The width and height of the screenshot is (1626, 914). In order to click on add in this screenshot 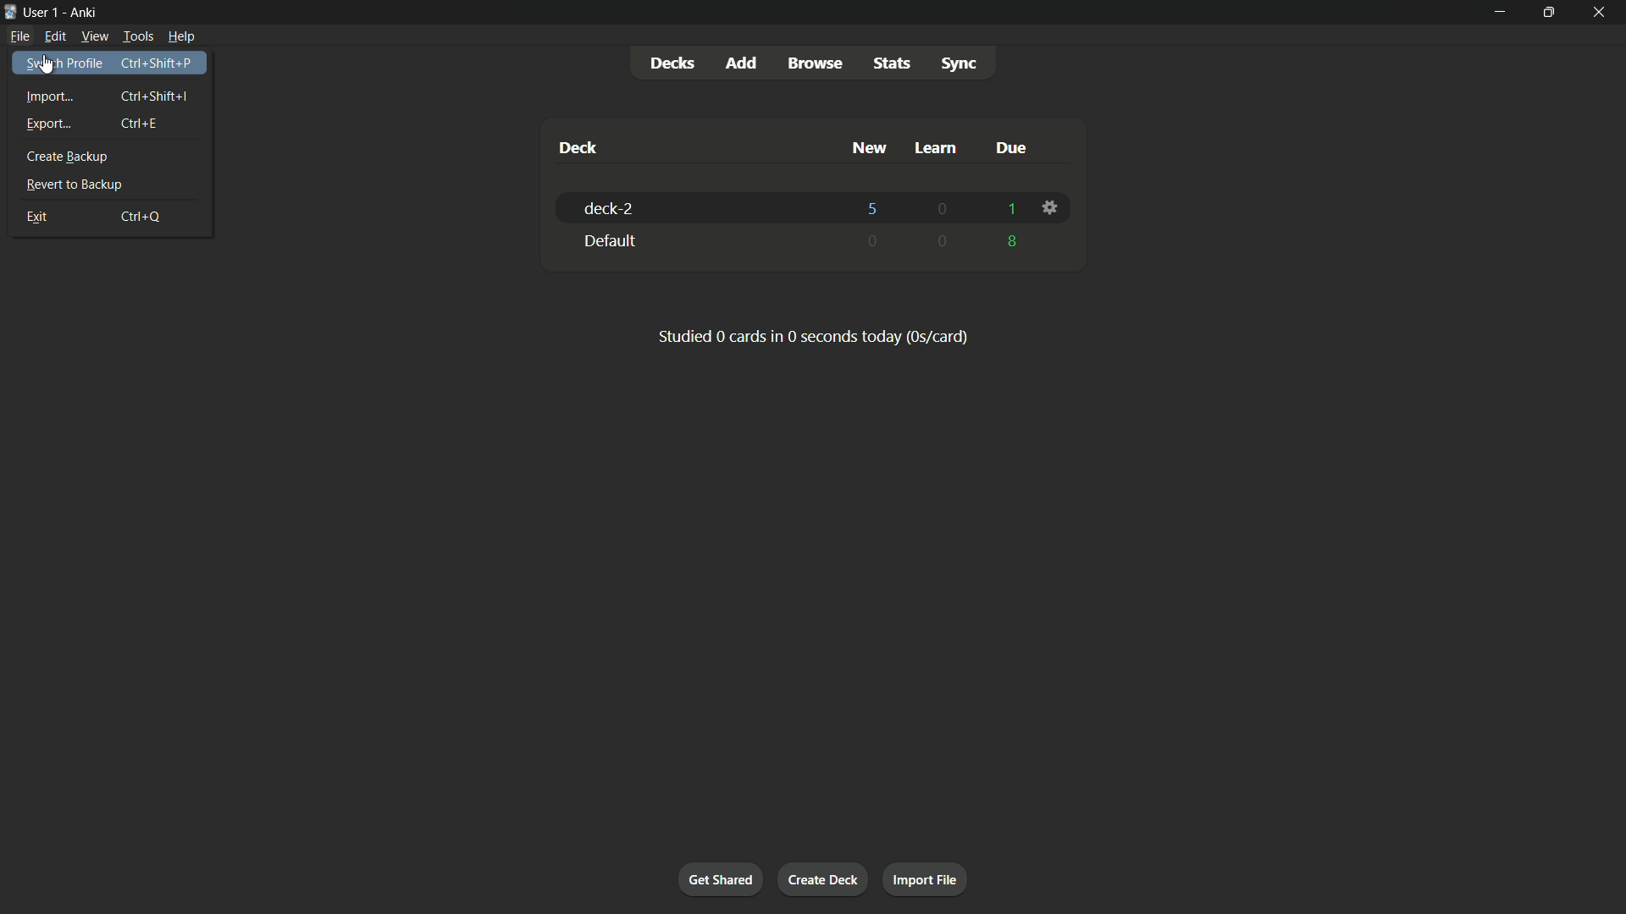, I will do `click(740, 63)`.